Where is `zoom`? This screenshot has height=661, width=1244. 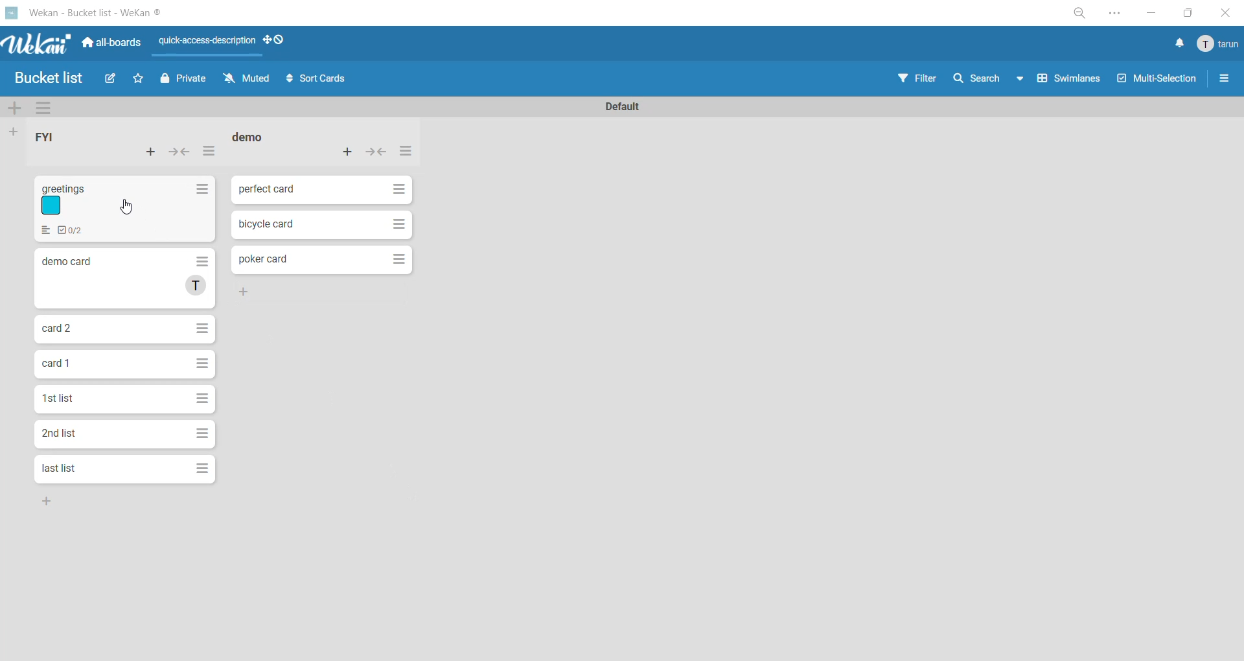 zoom is located at coordinates (1079, 14).